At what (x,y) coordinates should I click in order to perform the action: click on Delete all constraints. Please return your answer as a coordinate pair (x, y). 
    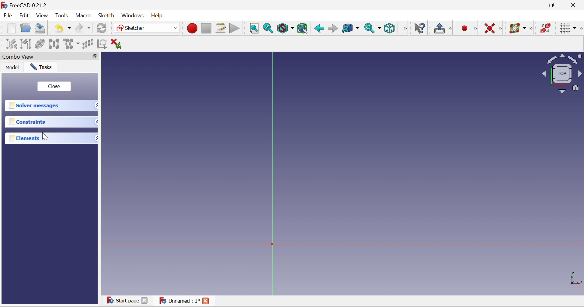
    Looking at the image, I should click on (116, 44).